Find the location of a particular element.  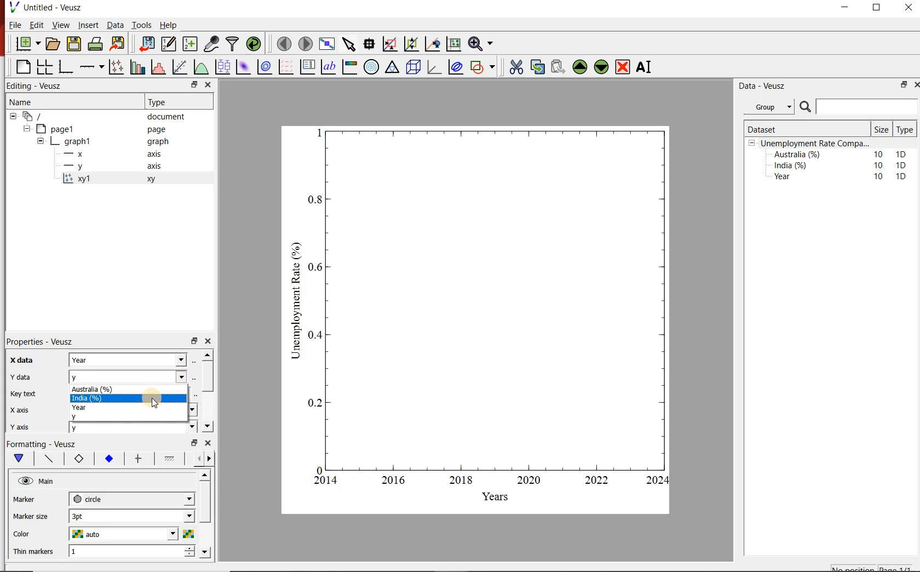

marker border is located at coordinates (78, 459).